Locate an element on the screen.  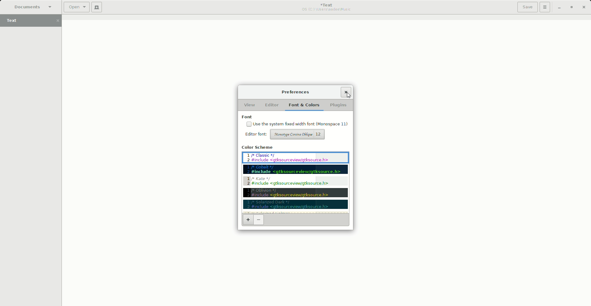
Documents is located at coordinates (30, 7).